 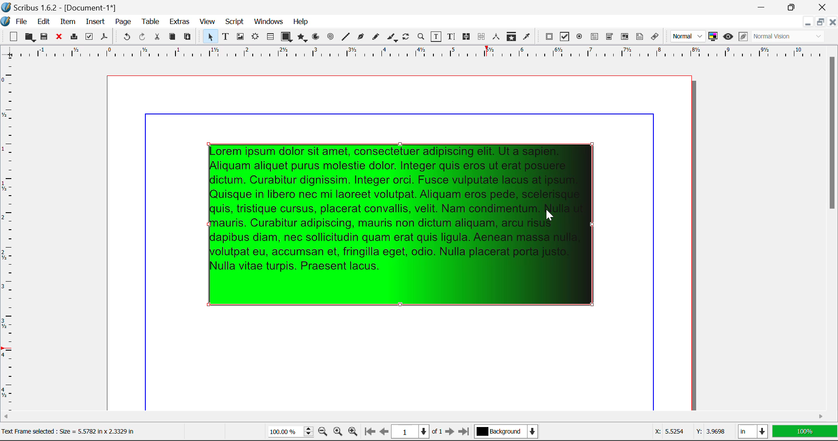 I want to click on Horizontal Page Margins, so click(x=11, y=239).